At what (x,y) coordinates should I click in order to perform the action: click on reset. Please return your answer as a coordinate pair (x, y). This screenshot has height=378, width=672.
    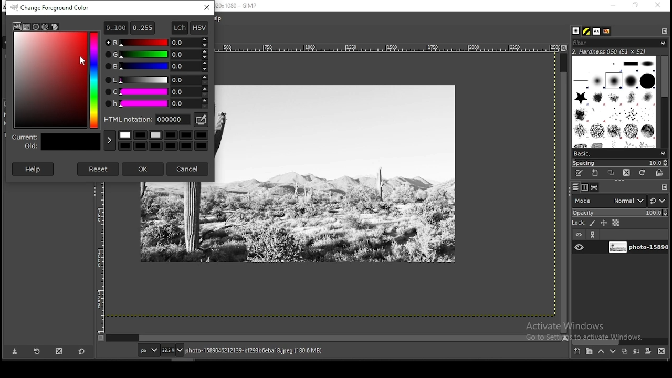
    Looking at the image, I should click on (99, 169).